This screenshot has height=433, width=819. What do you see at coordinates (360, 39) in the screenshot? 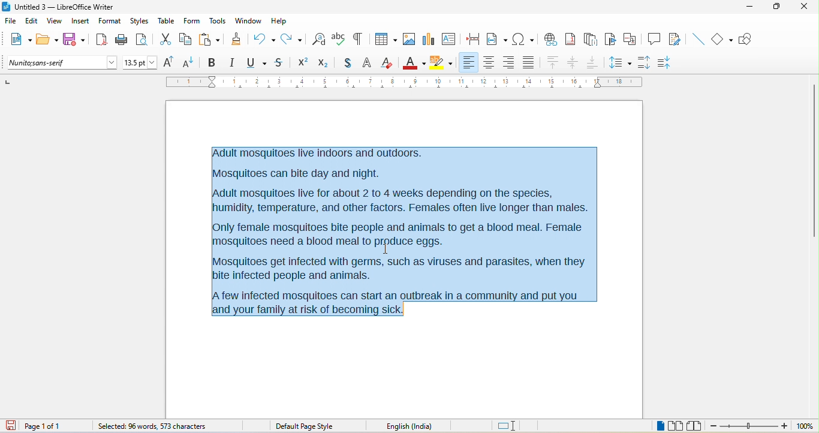
I see `toggle formatting marks` at bounding box center [360, 39].